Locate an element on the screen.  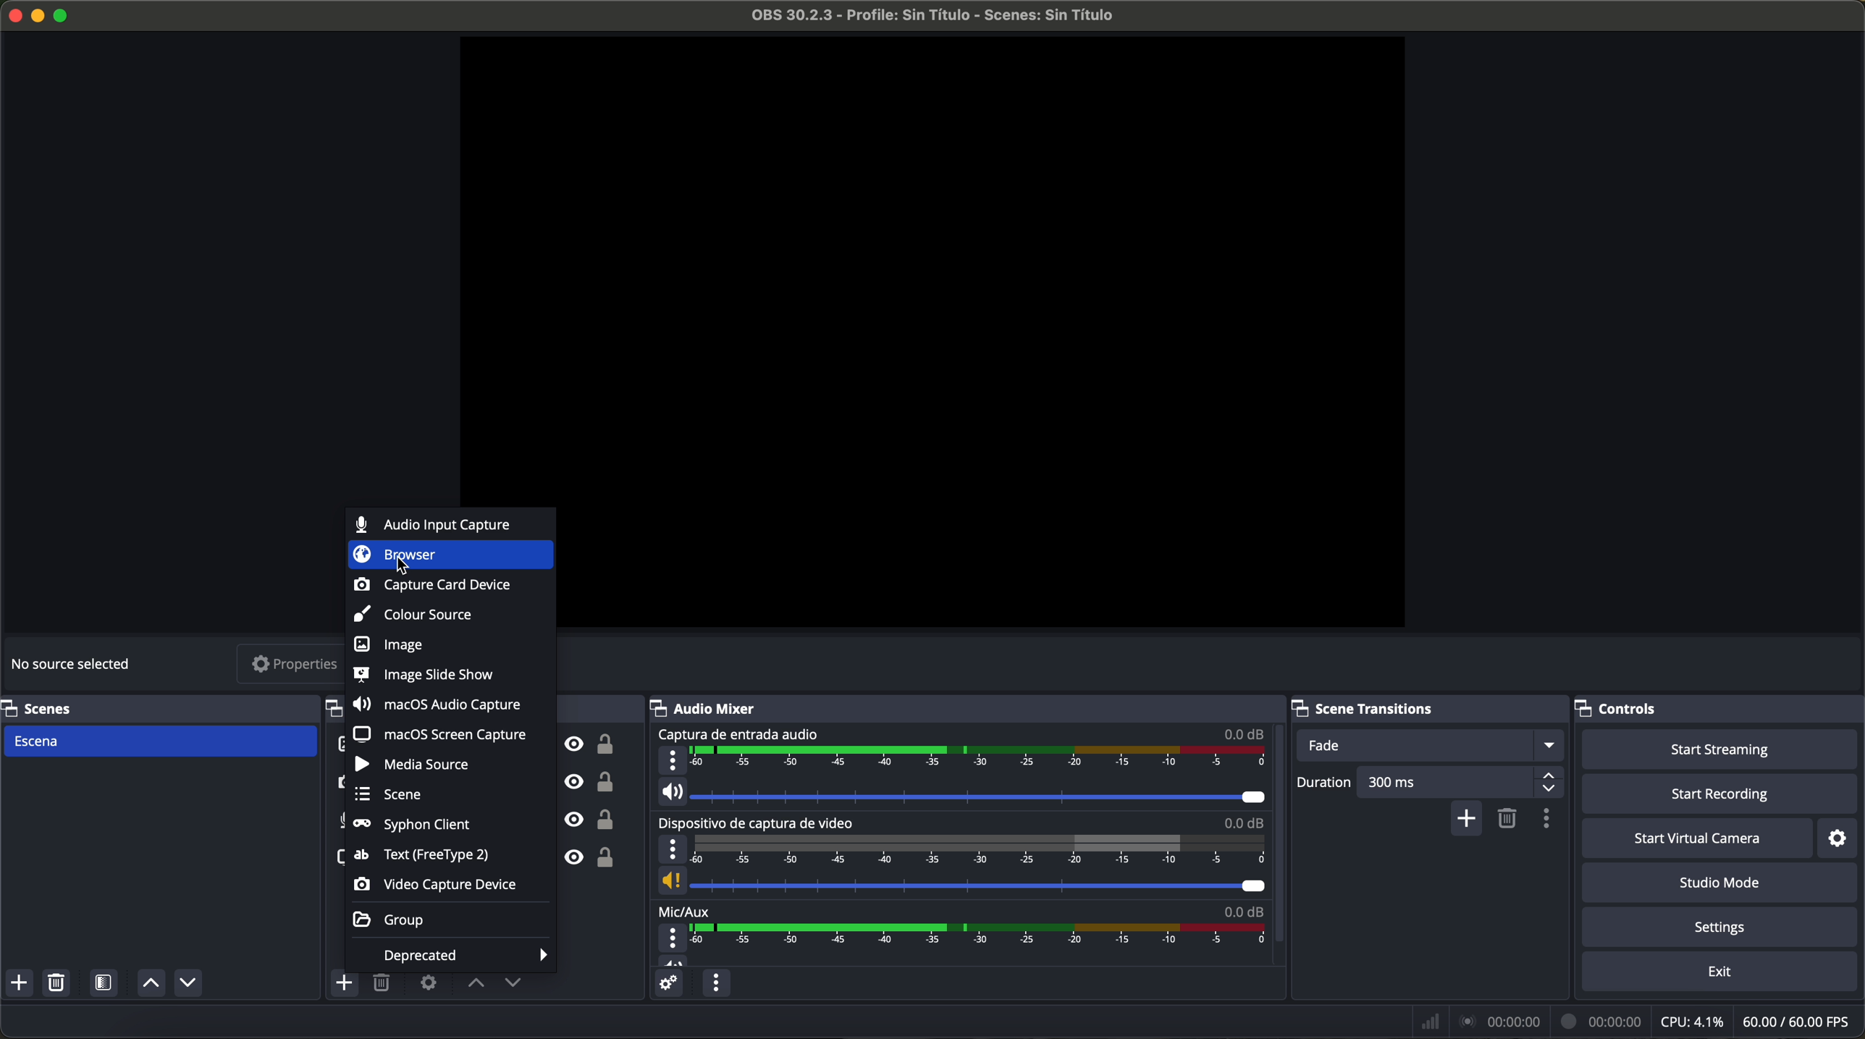
300 ms is located at coordinates (1465, 782).